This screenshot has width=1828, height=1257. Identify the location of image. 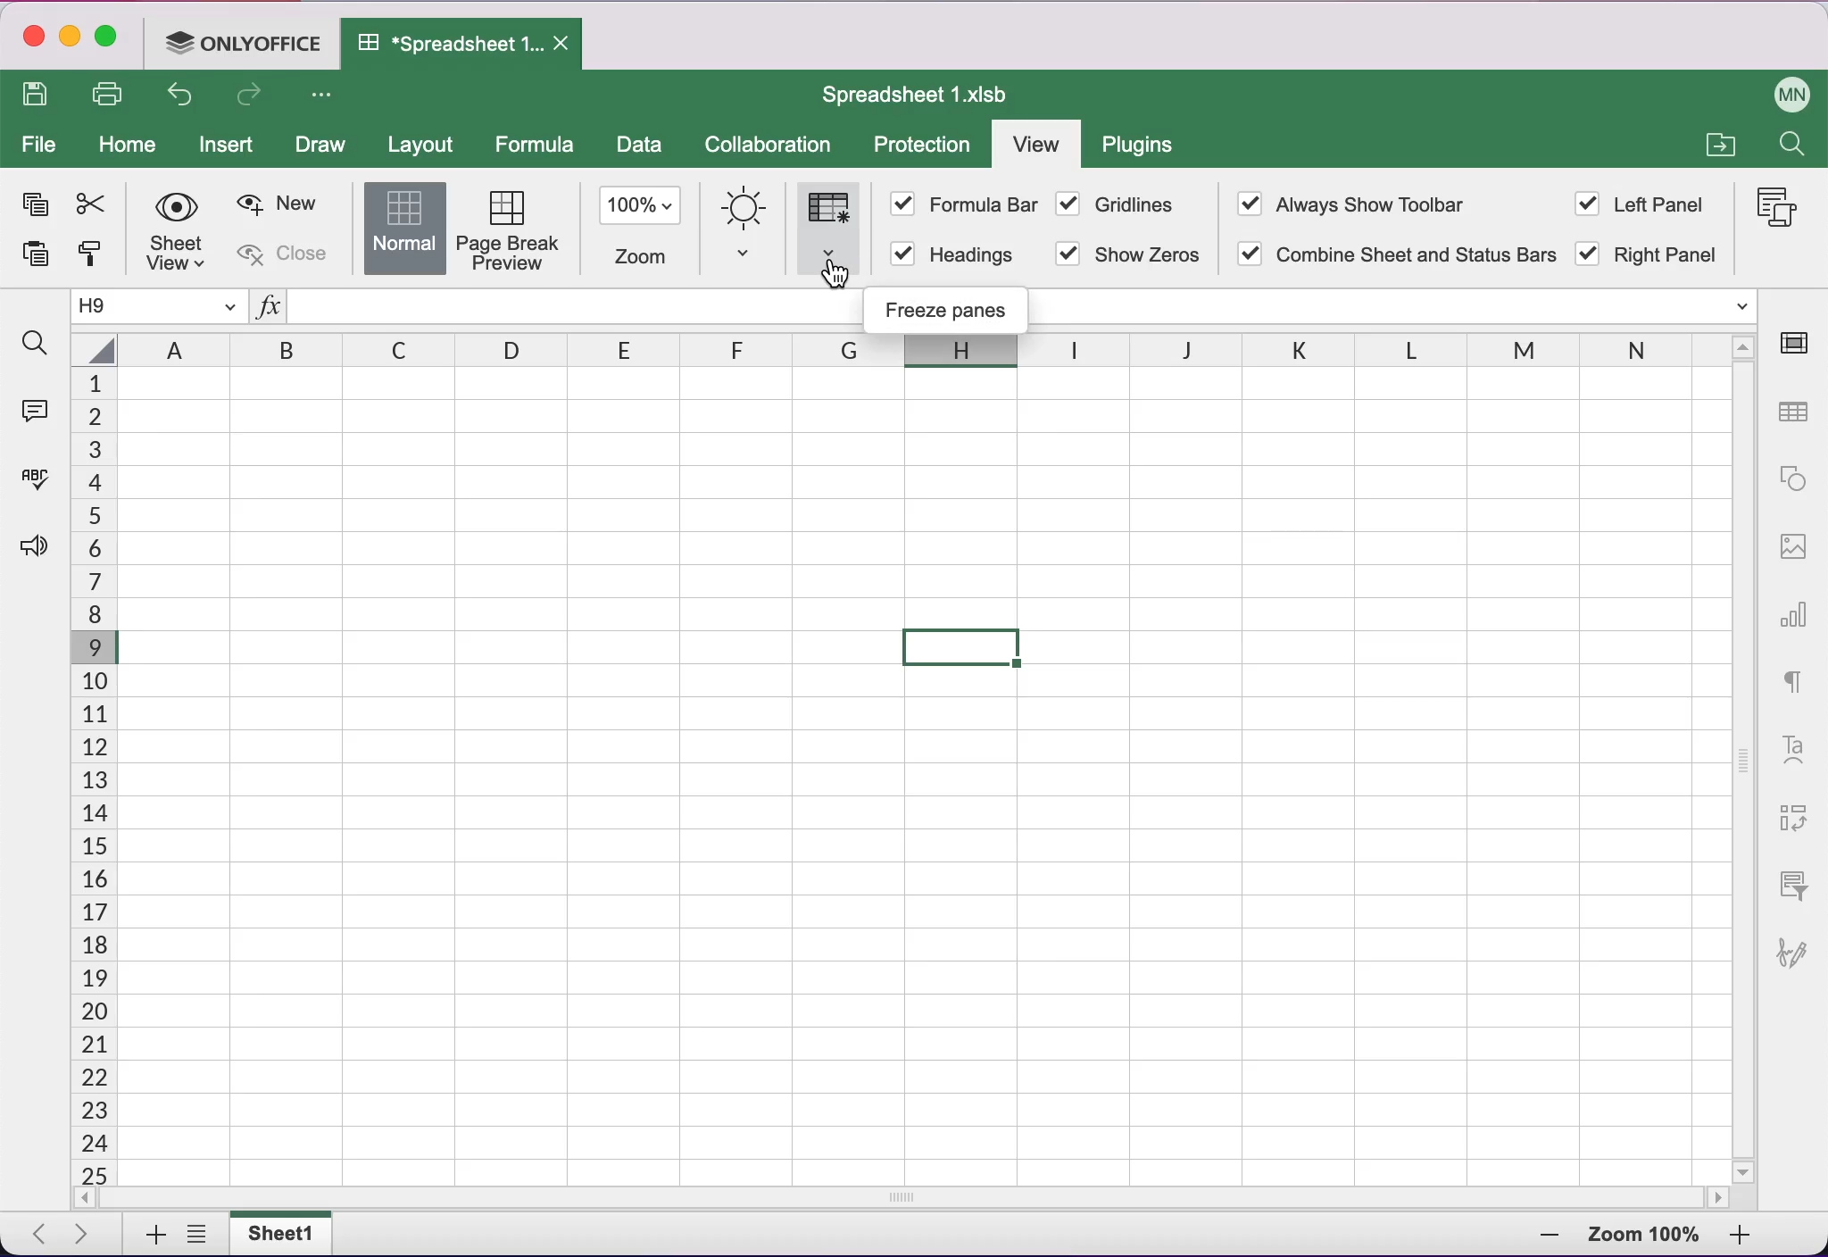
(1791, 556).